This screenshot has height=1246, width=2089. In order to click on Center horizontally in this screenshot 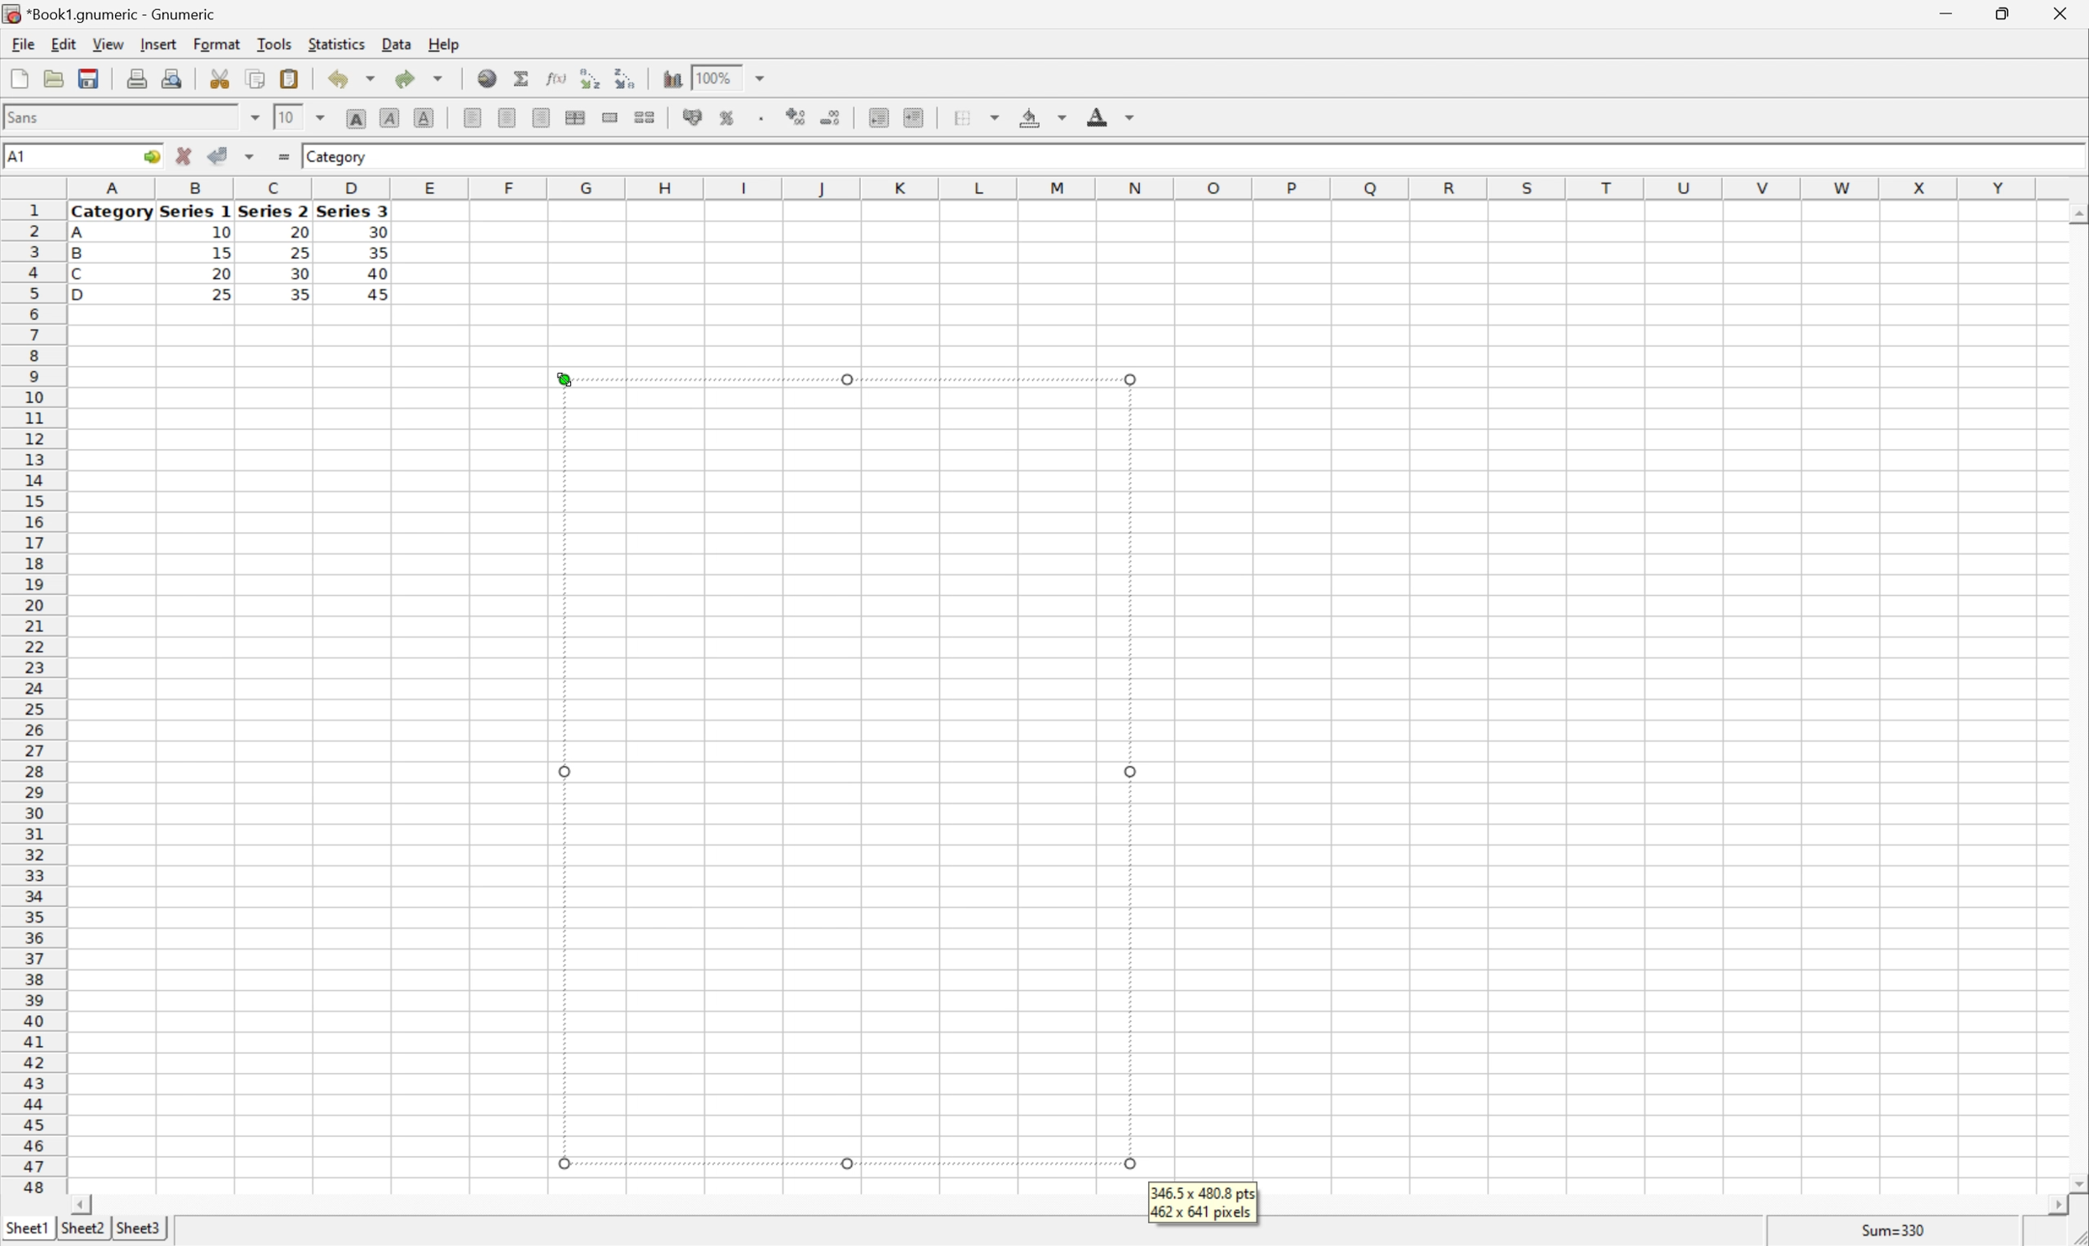, I will do `click(508, 116)`.